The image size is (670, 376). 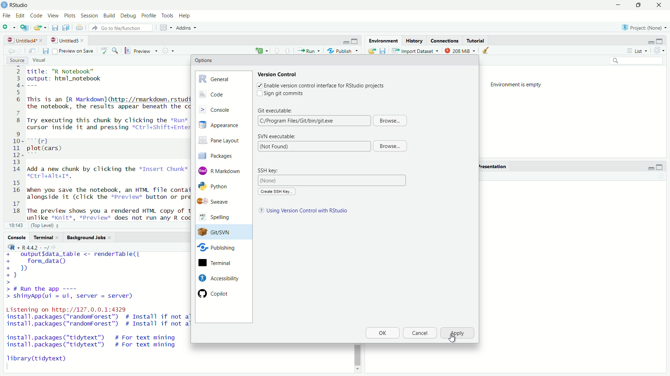 I want to click on close, so click(x=84, y=40).